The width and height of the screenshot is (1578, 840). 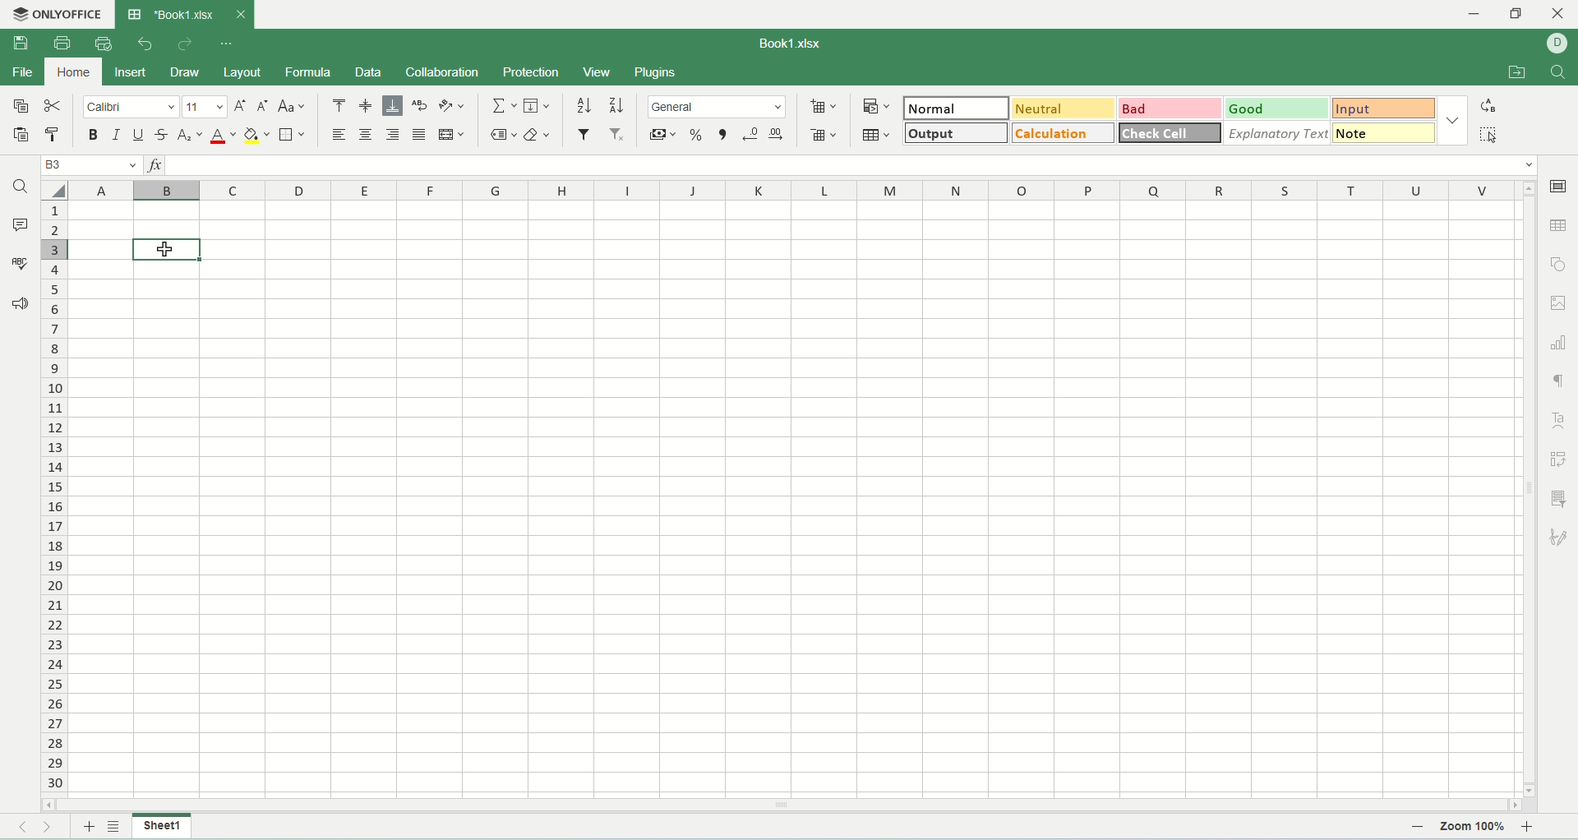 I want to click on decrease decimal, so click(x=751, y=134).